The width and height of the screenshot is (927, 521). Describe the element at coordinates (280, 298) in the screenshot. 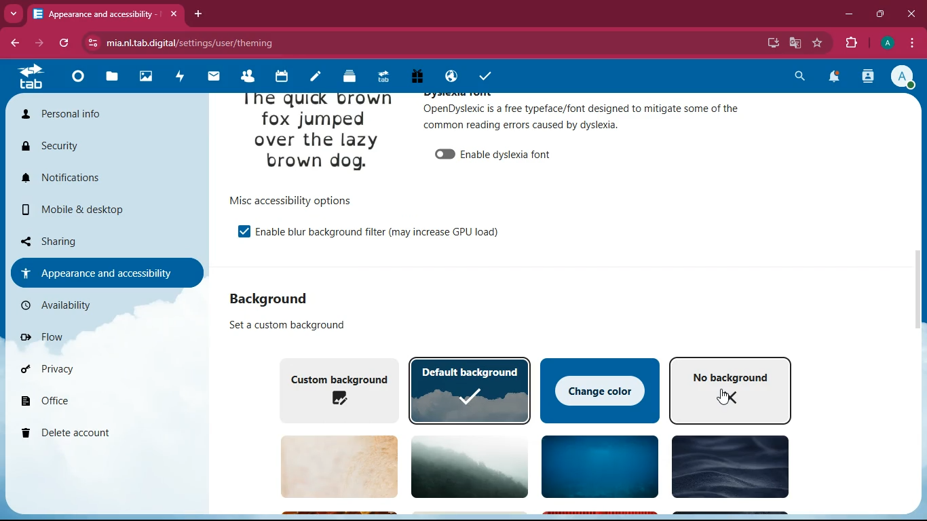

I see `background` at that location.